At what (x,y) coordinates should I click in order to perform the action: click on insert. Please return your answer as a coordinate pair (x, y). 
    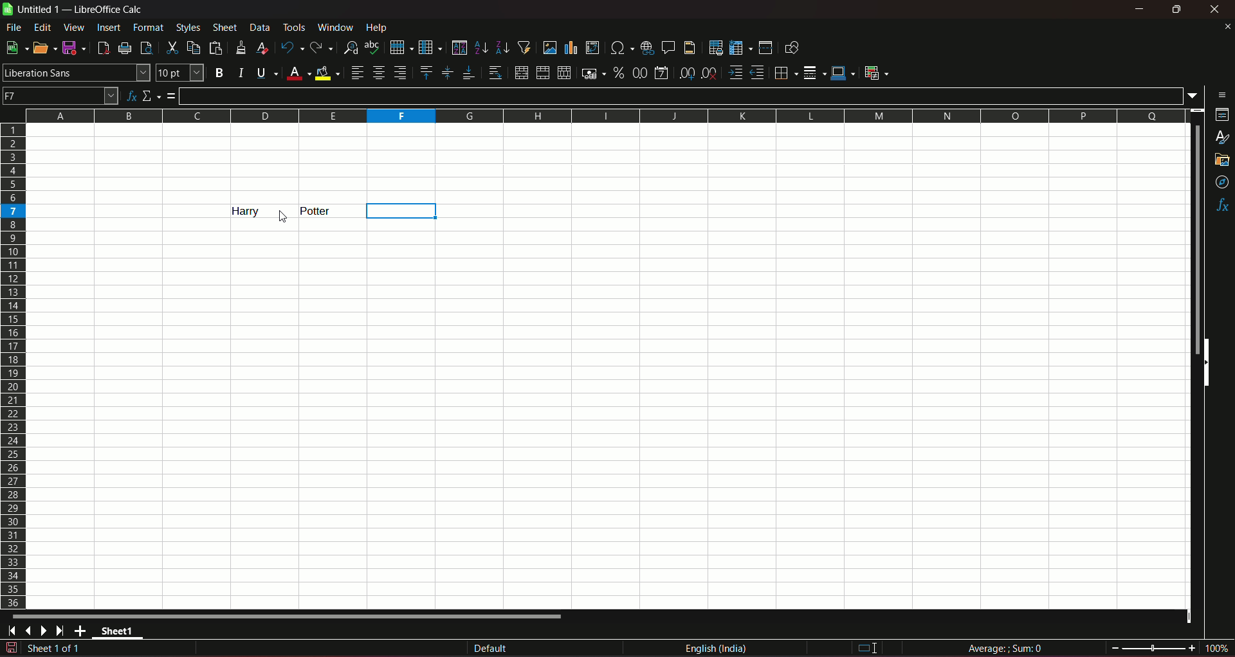
    Looking at the image, I should click on (107, 26).